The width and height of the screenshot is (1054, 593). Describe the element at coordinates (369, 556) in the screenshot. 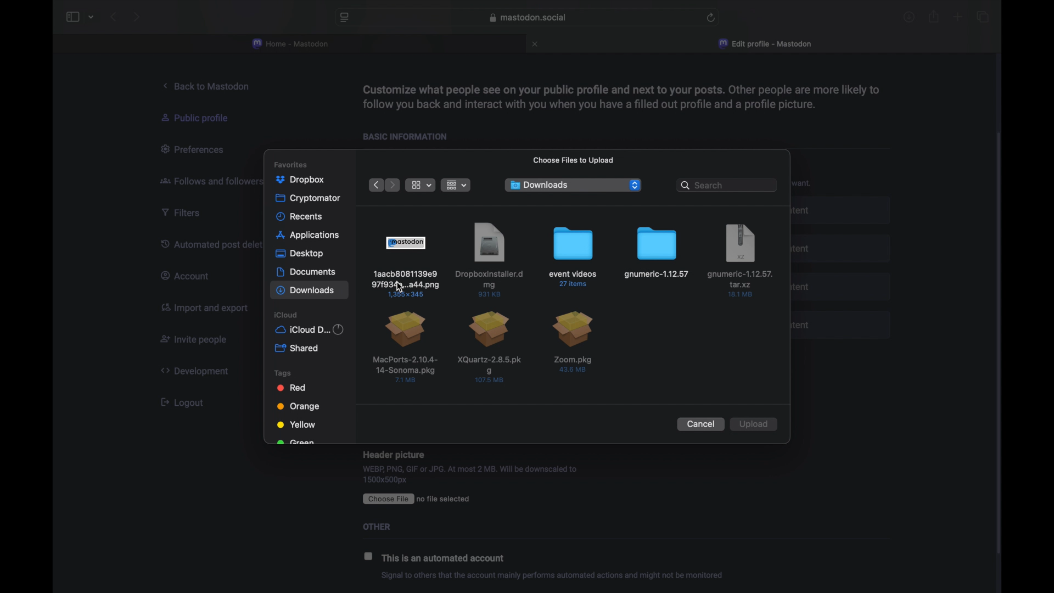

I see `checkbox` at that location.